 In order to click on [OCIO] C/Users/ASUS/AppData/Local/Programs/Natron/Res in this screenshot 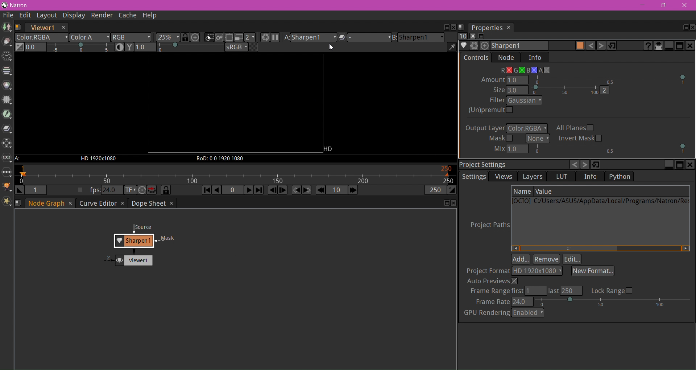, I will do `click(601, 202)`.